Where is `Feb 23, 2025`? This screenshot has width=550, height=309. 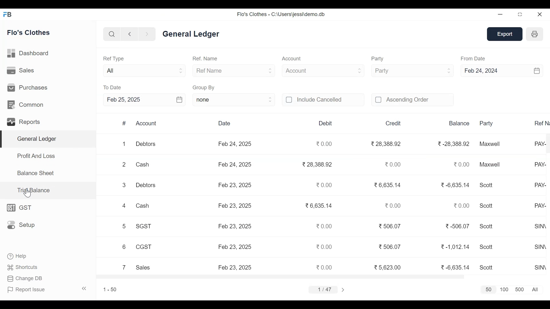 Feb 23, 2025 is located at coordinates (235, 185).